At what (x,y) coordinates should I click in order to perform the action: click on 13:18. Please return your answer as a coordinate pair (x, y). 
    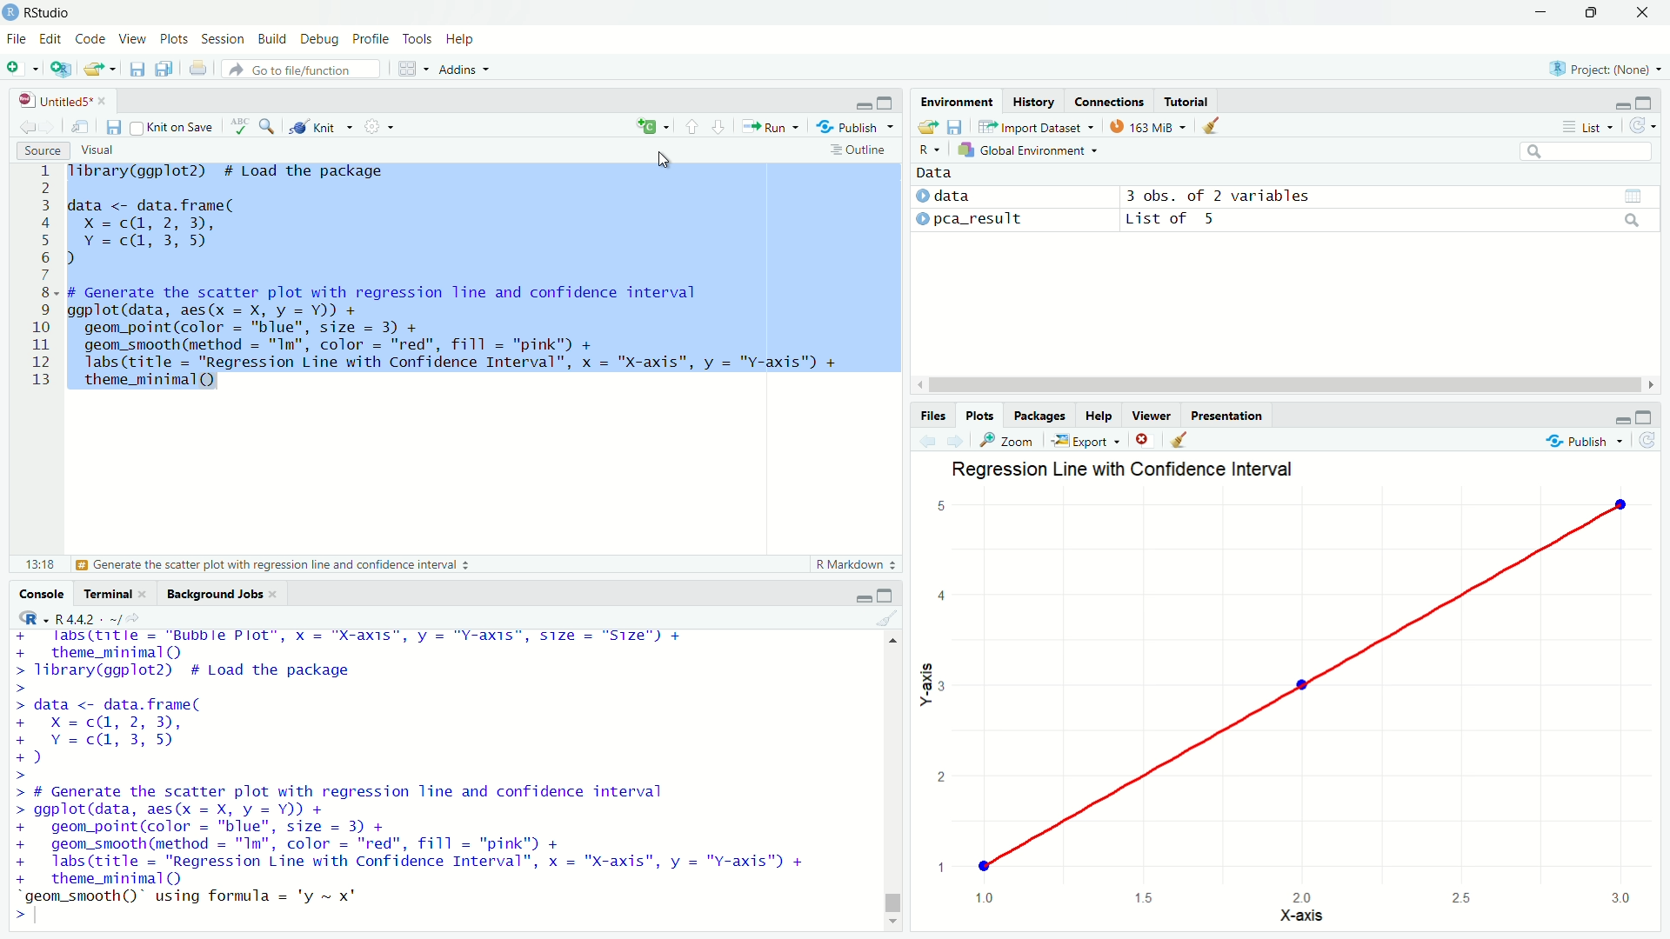
    Looking at the image, I should click on (40, 564).